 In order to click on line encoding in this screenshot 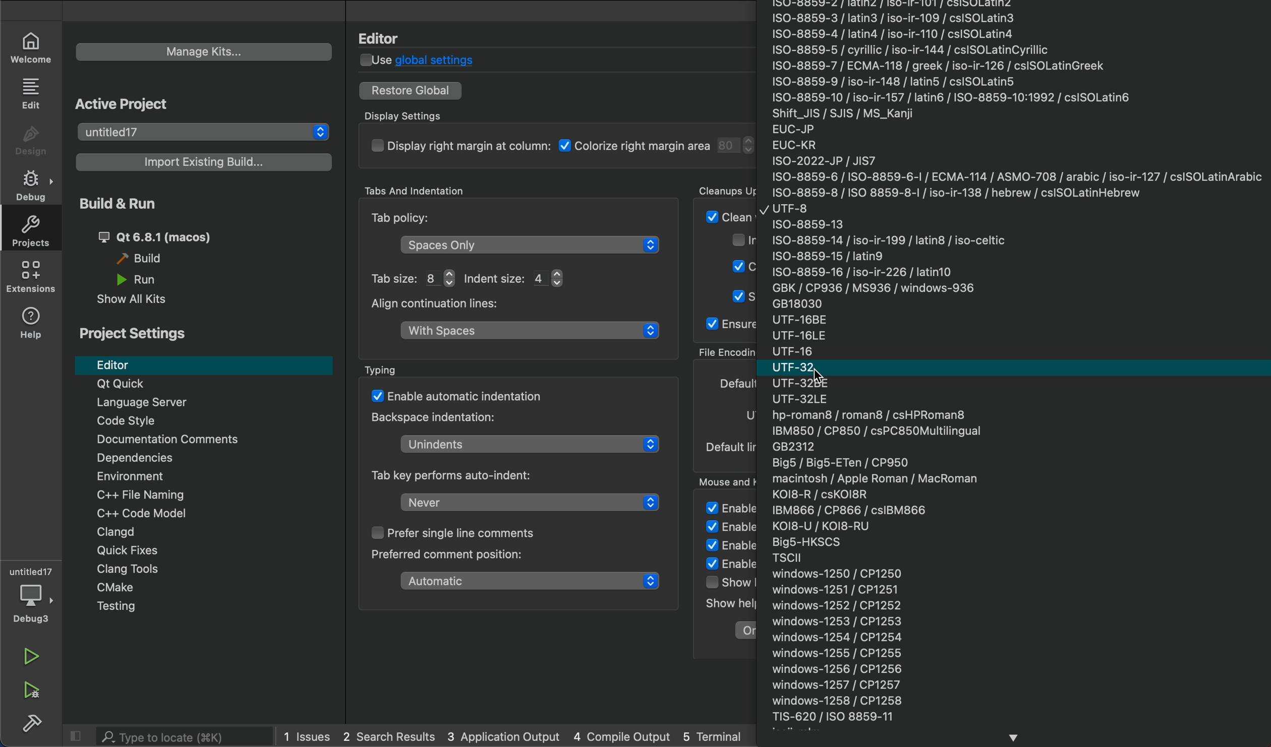, I will do `click(732, 447)`.